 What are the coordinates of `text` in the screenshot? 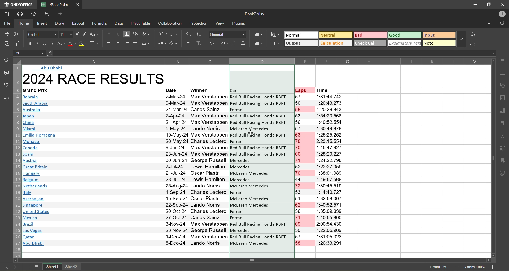 It's located at (504, 135).